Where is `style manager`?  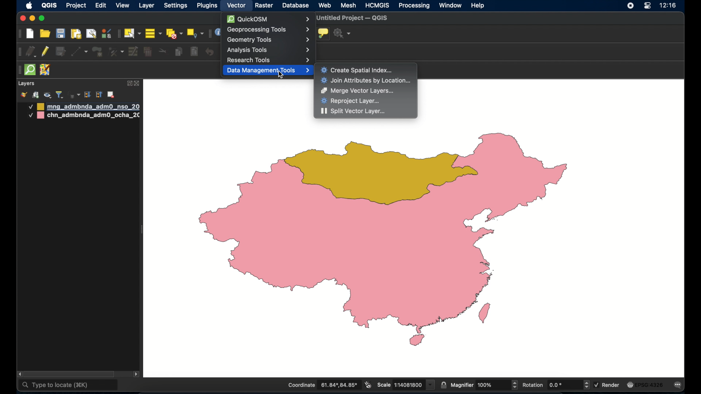 style manager is located at coordinates (106, 33).